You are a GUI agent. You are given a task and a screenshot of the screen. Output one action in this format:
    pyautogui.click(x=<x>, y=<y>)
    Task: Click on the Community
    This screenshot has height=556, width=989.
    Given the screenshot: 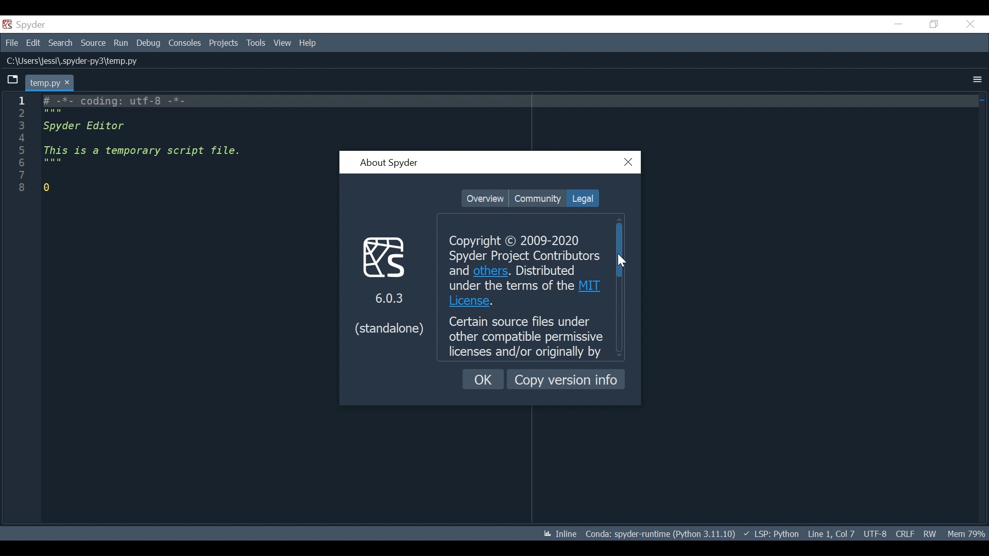 What is the action you would take?
    pyautogui.click(x=537, y=198)
    